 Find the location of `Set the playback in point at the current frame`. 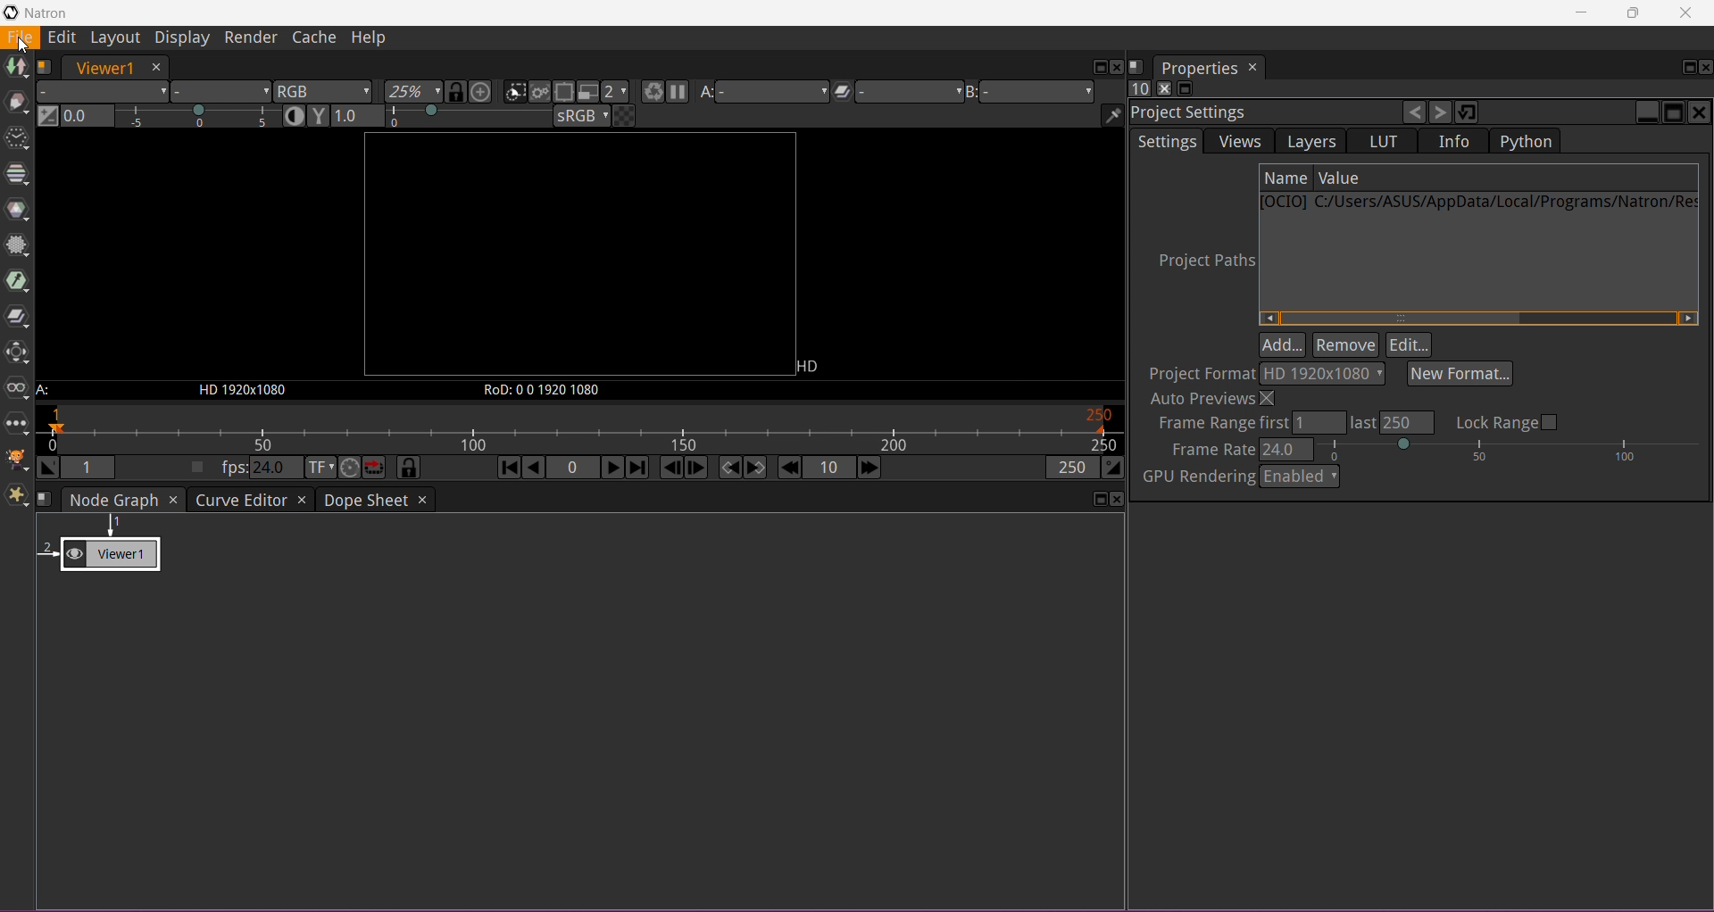

Set the playback in point at the current frame is located at coordinates (48, 468).